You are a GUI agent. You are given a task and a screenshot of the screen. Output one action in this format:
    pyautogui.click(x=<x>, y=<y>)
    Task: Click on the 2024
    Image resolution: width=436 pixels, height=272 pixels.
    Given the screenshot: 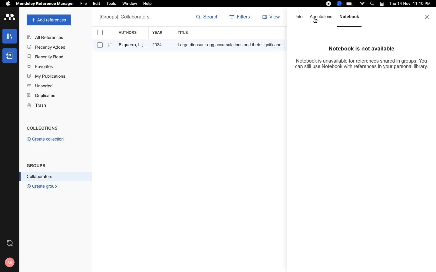 What is the action you would take?
    pyautogui.click(x=158, y=45)
    